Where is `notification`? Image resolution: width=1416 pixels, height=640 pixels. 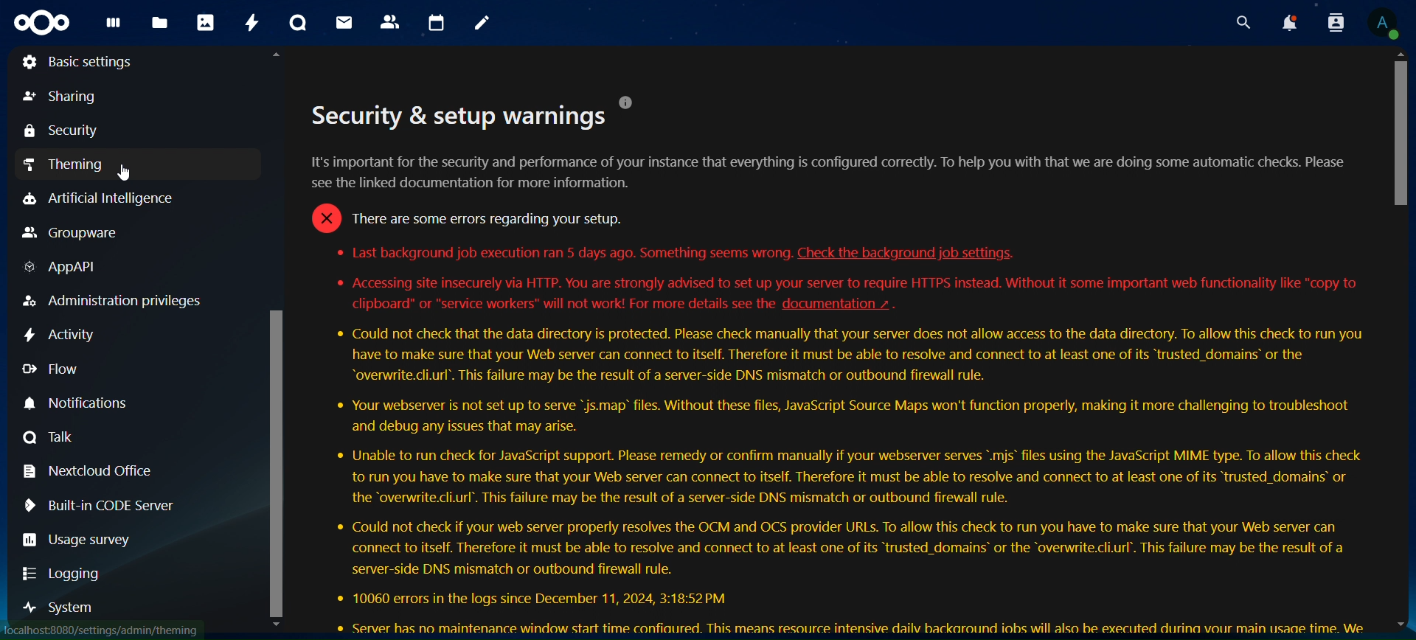 notification is located at coordinates (100, 403).